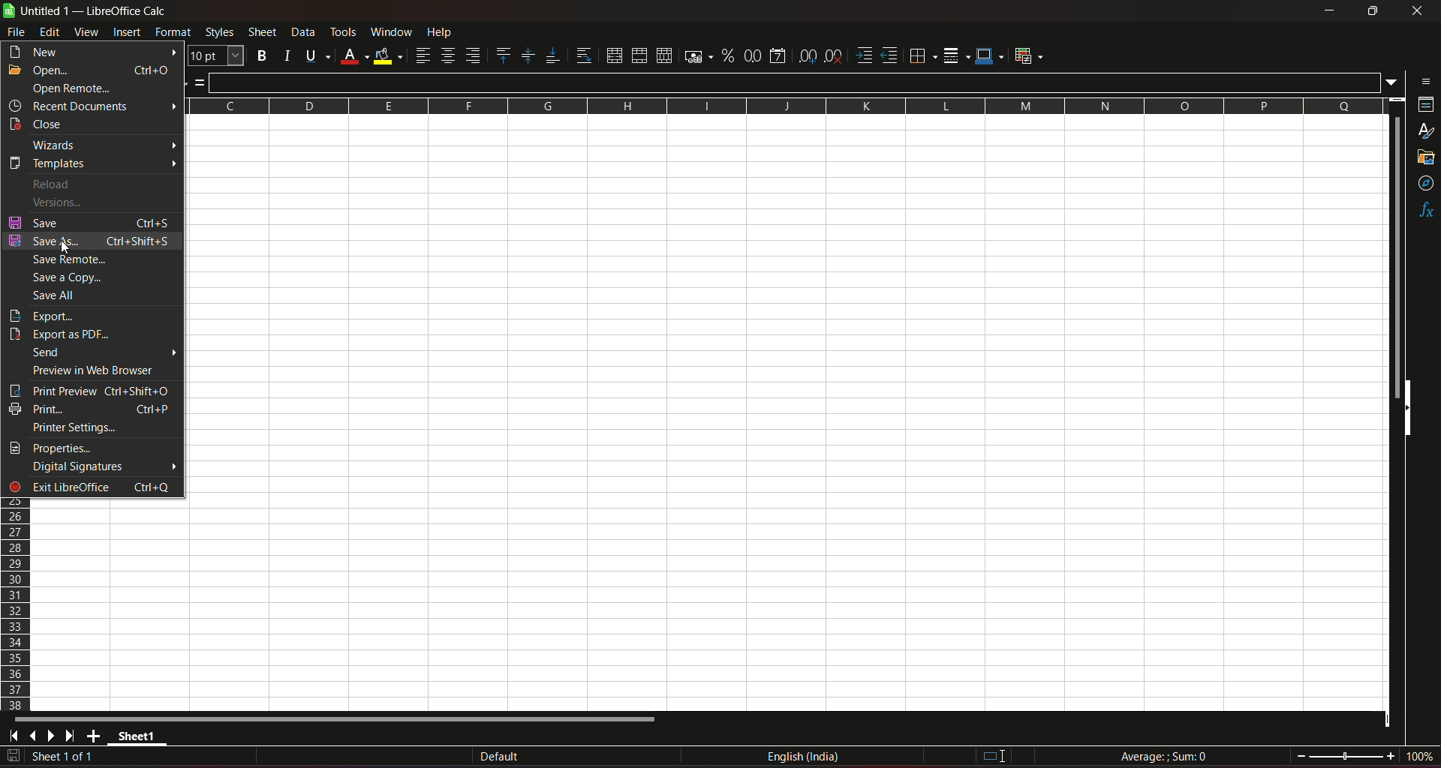  What do you see at coordinates (1328, 11) in the screenshot?
I see `minimize` at bounding box center [1328, 11].